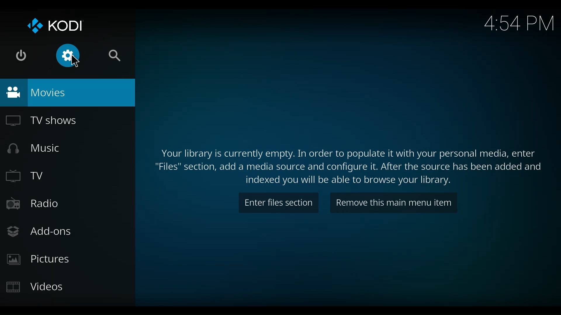 The height and width of the screenshot is (315, 561). I want to click on TV Shows, so click(42, 122).